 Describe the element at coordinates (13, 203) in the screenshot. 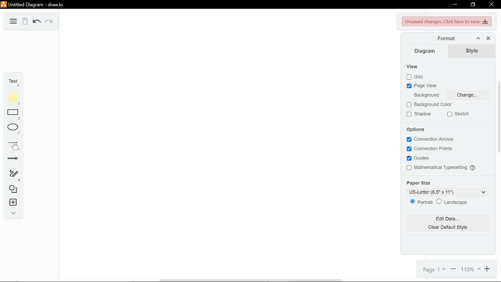

I see `Insert` at that location.